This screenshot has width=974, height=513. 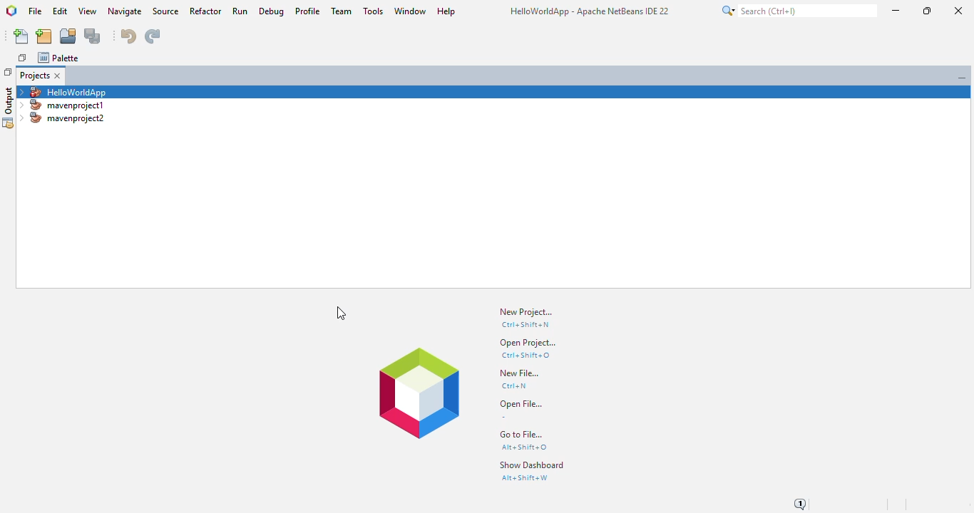 I want to click on close, so click(x=956, y=12).